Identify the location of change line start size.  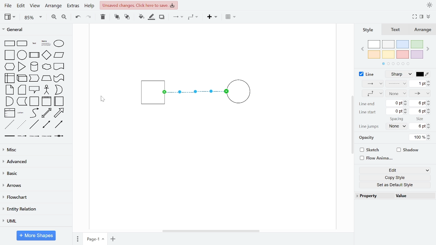
(420, 111).